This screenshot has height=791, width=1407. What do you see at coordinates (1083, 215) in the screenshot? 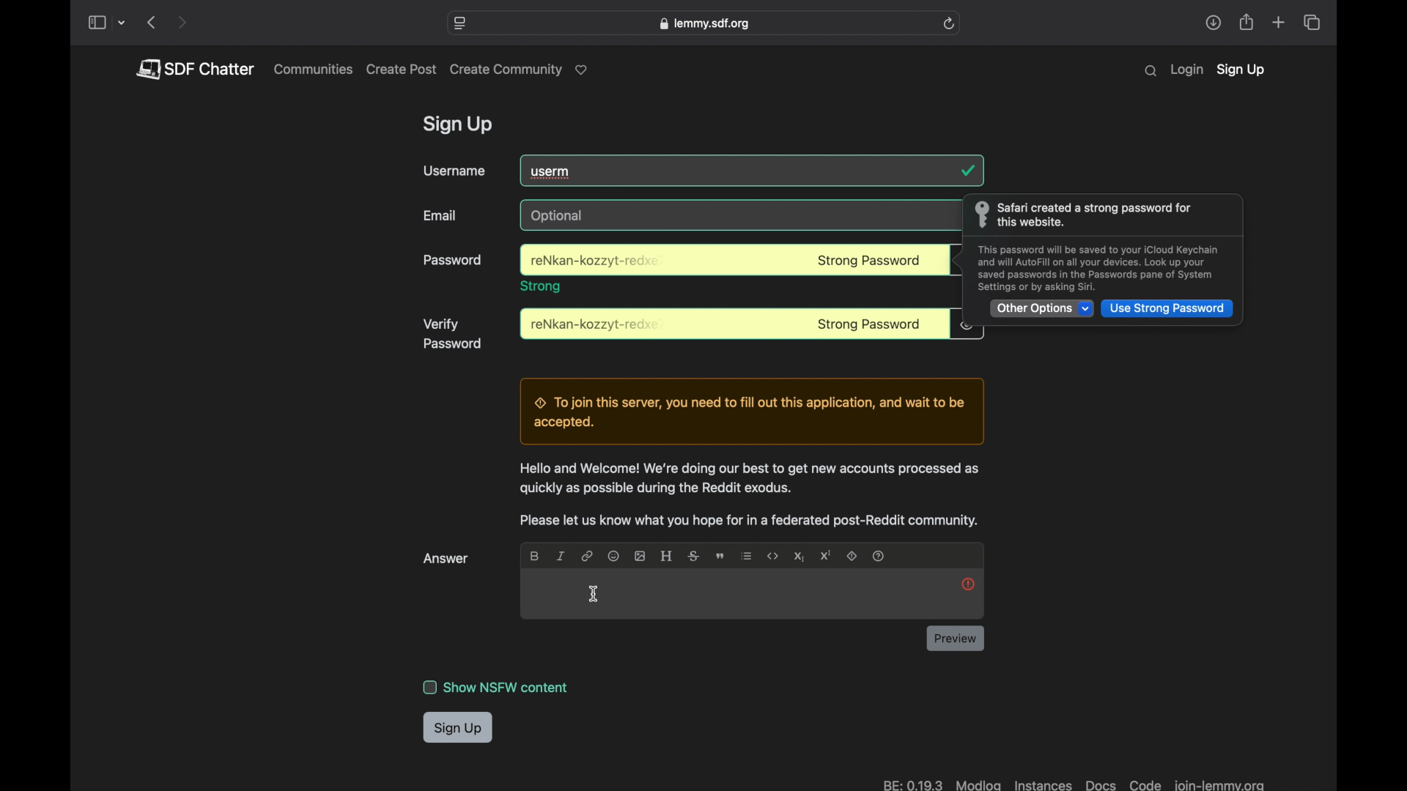
I see `info` at bounding box center [1083, 215].